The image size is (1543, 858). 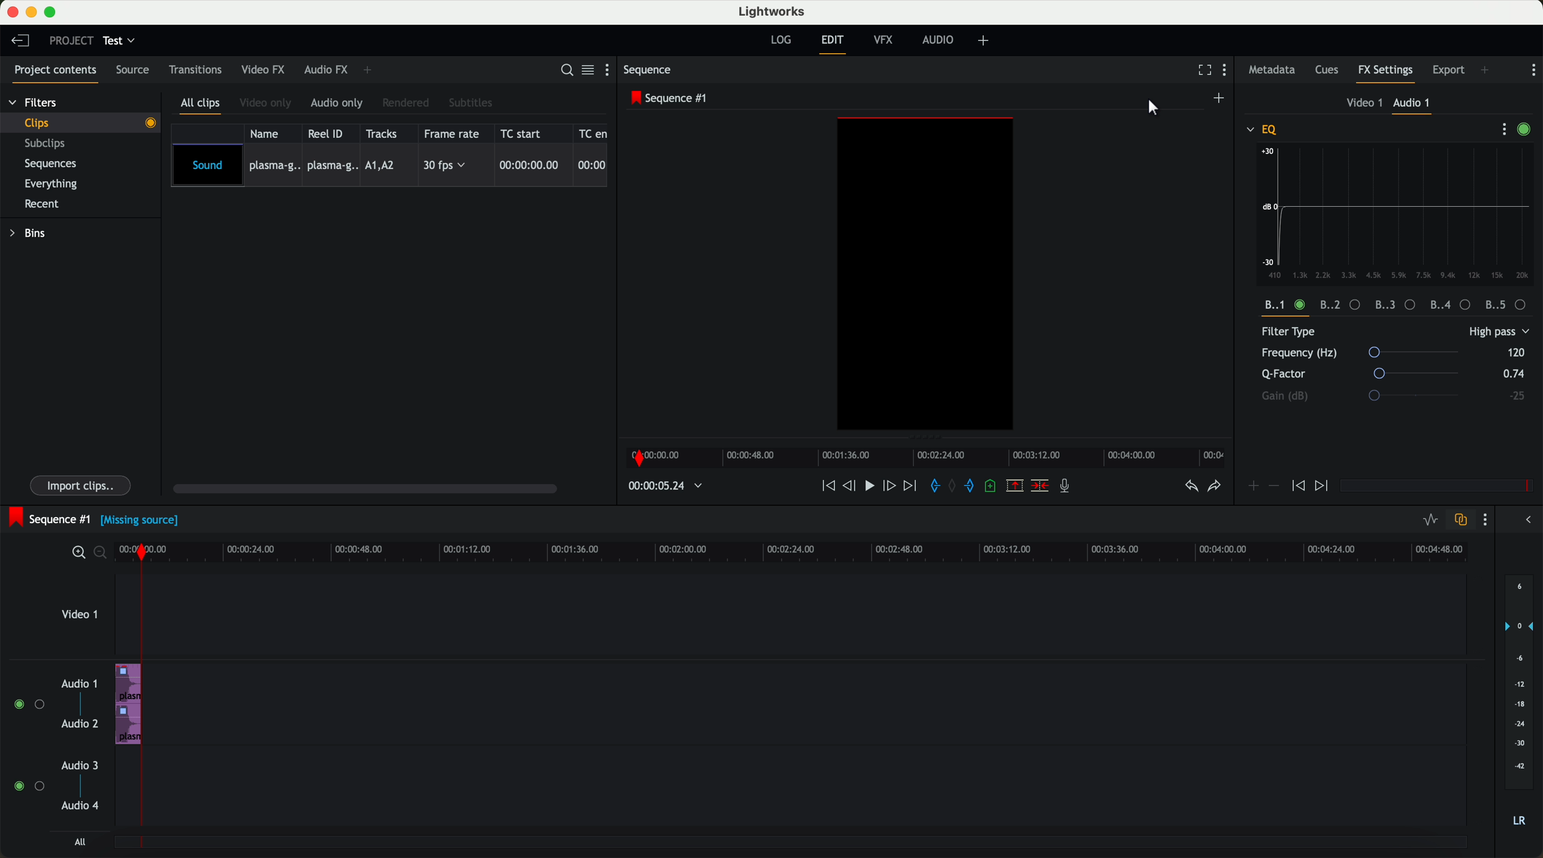 What do you see at coordinates (268, 104) in the screenshot?
I see `video only` at bounding box center [268, 104].